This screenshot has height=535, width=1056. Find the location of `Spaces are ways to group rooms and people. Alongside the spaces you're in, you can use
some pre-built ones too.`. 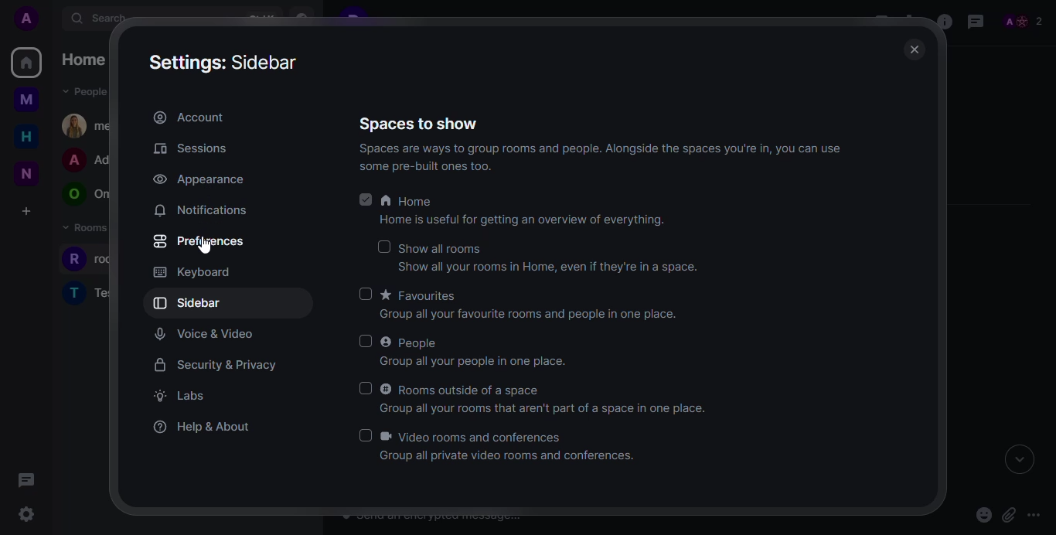

Spaces are ways to group rooms and people. Alongside the spaces you're in, you can use
some pre-built ones too. is located at coordinates (591, 158).